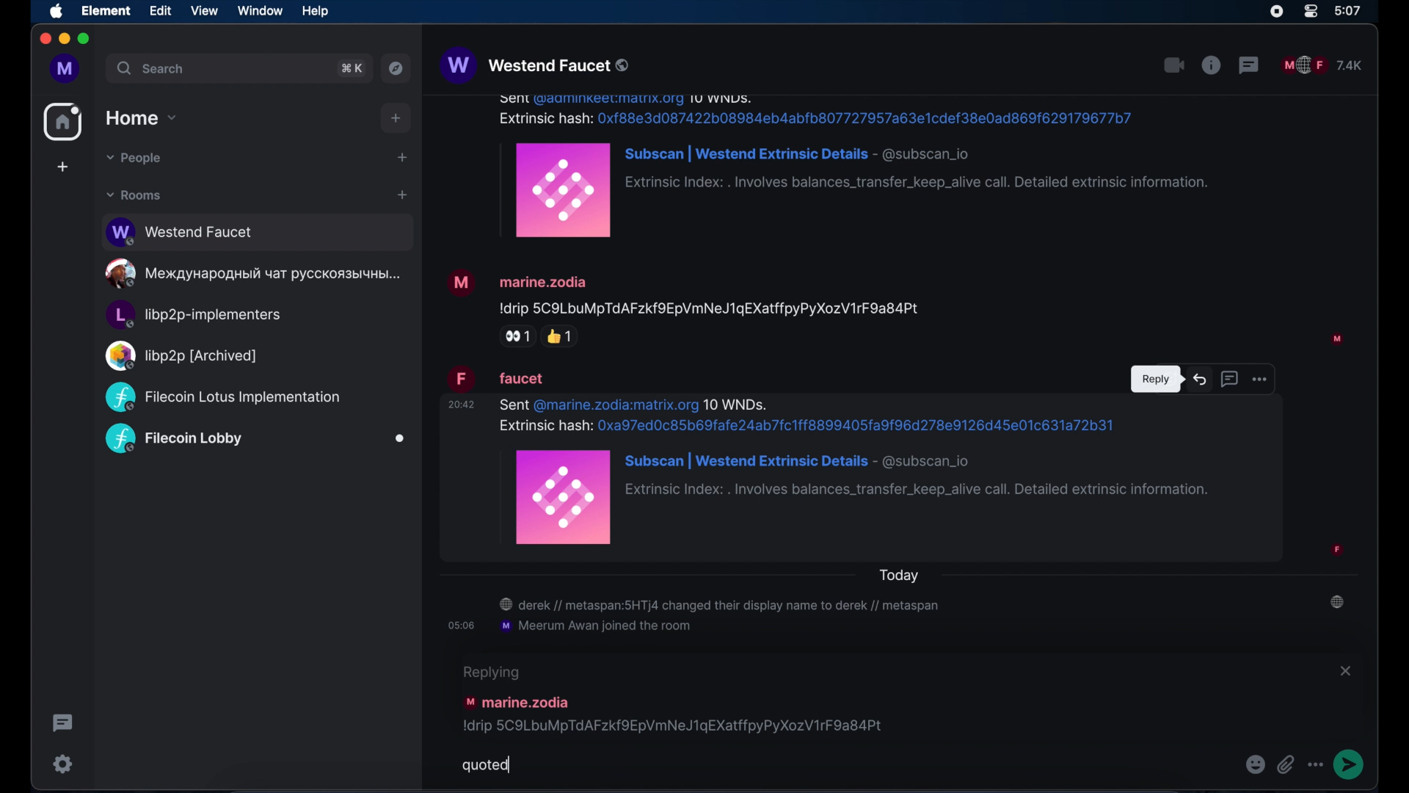 The image size is (1409, 793). What do you see at coordinates (134, 196) in the screenshot?
I see `rooms dropdown` at bounding box center [134, 196].